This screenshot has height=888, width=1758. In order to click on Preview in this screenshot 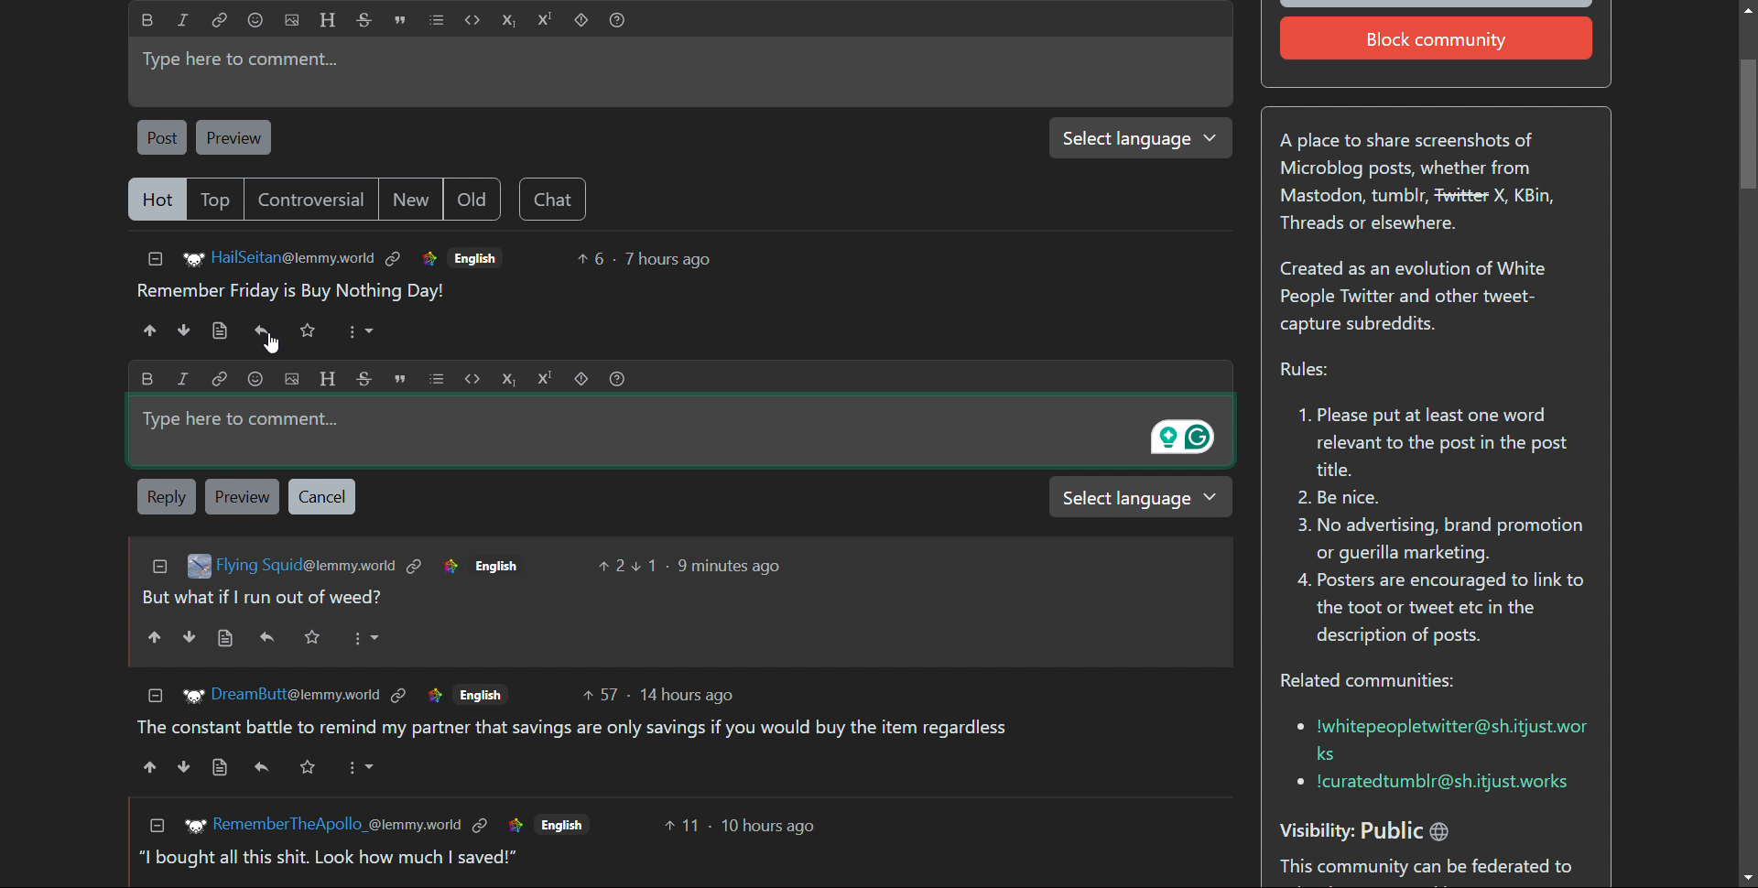, I will do `click(241, 494)`.